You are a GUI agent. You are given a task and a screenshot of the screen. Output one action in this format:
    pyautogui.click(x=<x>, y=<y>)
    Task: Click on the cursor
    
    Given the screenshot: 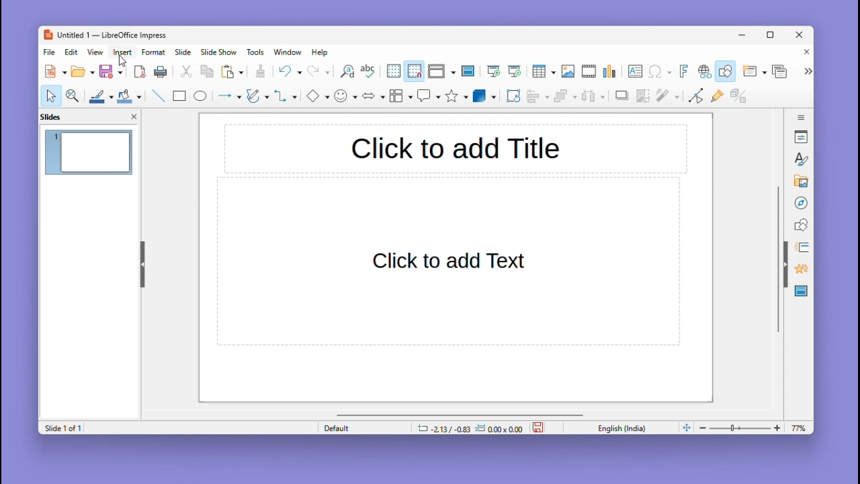 What is the action you would take?
    pyautogui.click(x=124, y=62)
    